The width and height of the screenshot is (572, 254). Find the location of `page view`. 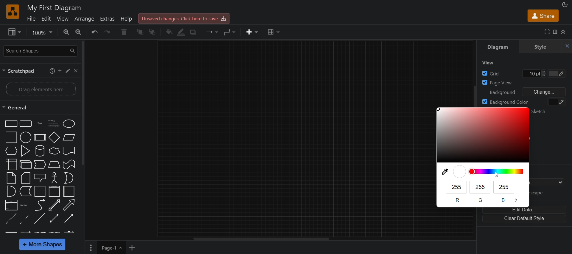

page view is located at coordinates (523, 82).